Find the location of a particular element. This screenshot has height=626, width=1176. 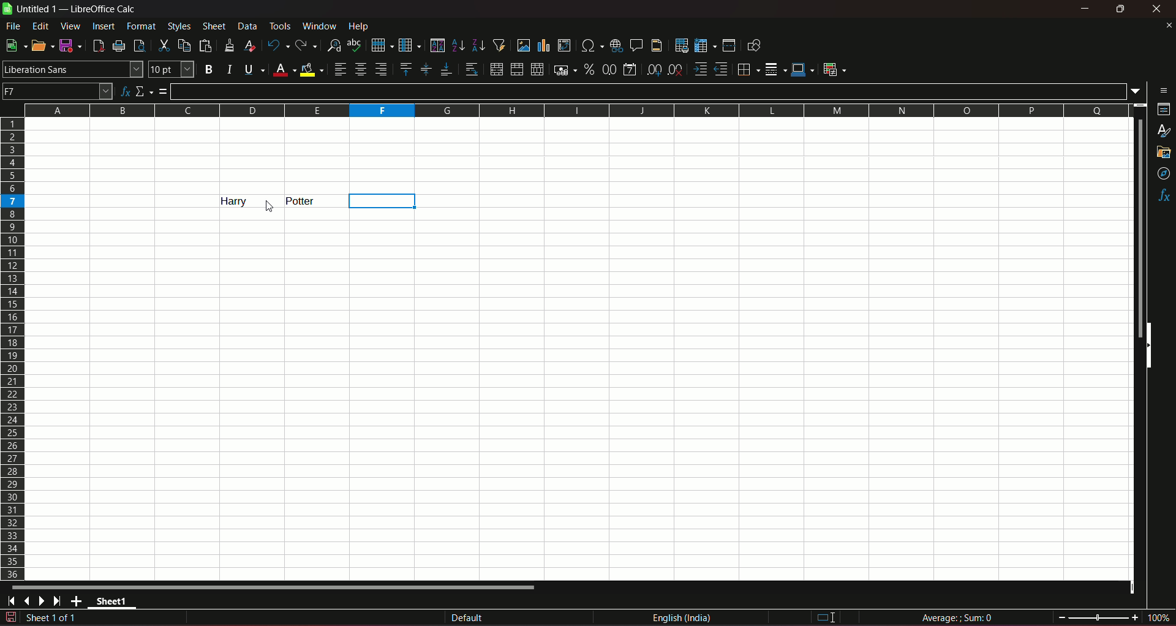

edit is located at coordinates (41, 26).